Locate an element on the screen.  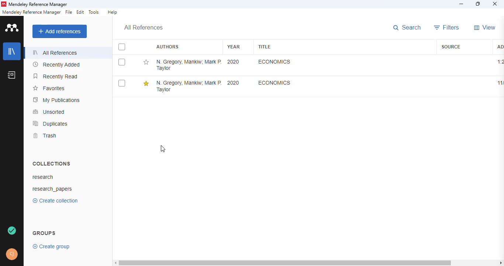
economics is located at coordinates (275, 62).